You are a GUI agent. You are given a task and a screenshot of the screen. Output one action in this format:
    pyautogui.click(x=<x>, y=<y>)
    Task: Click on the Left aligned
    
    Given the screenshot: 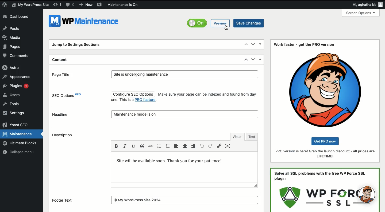 What is the action you would take?
    pyautogui.click(x=194, y=146)
    